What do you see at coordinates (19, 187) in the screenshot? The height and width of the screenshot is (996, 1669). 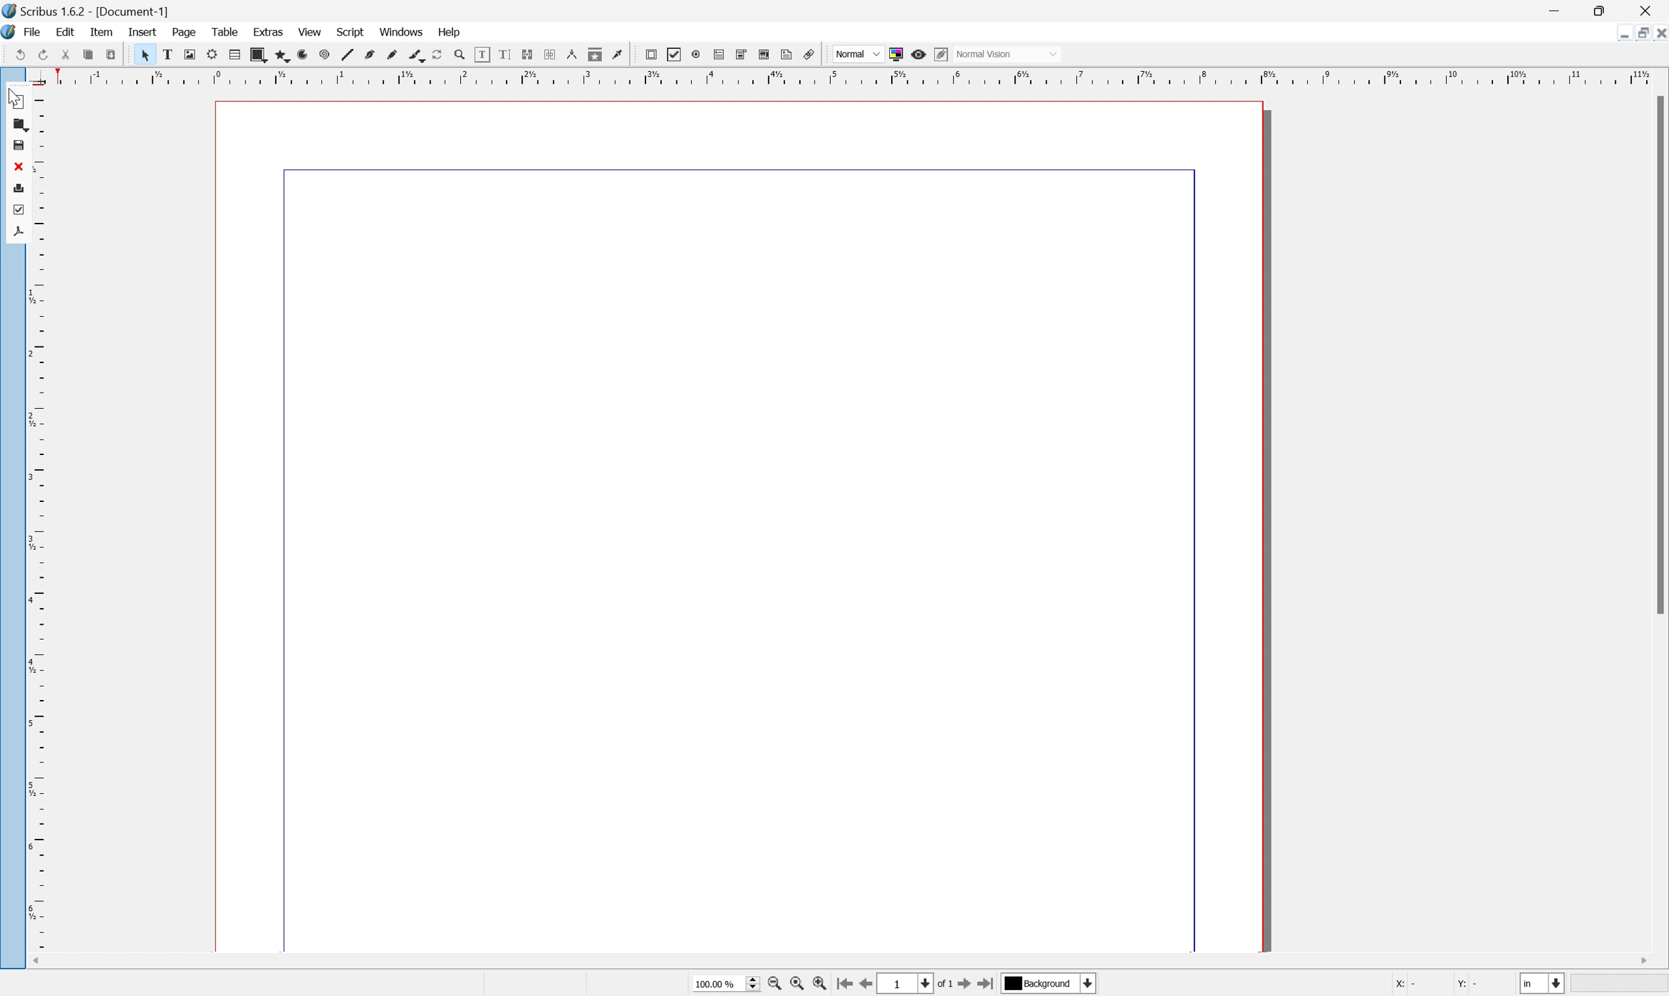 I see `print` at bounding box center [19, 187].